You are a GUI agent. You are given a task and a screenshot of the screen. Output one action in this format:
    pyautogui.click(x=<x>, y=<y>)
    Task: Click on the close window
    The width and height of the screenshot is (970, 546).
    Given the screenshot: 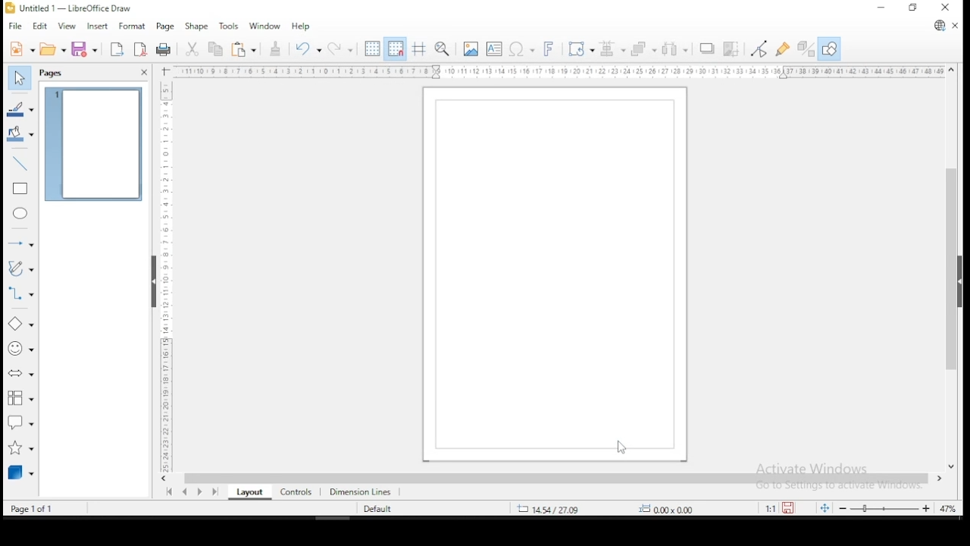 What is the action you would take?
    pyautogui.click(x=947, y=9)
    